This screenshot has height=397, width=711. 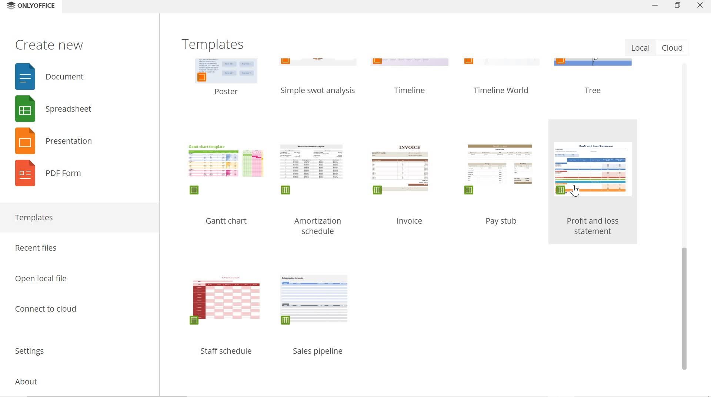 What do you see at coordinates (224, 70) in the screenshot?
I see `template design` at bounding box center [224, 70].